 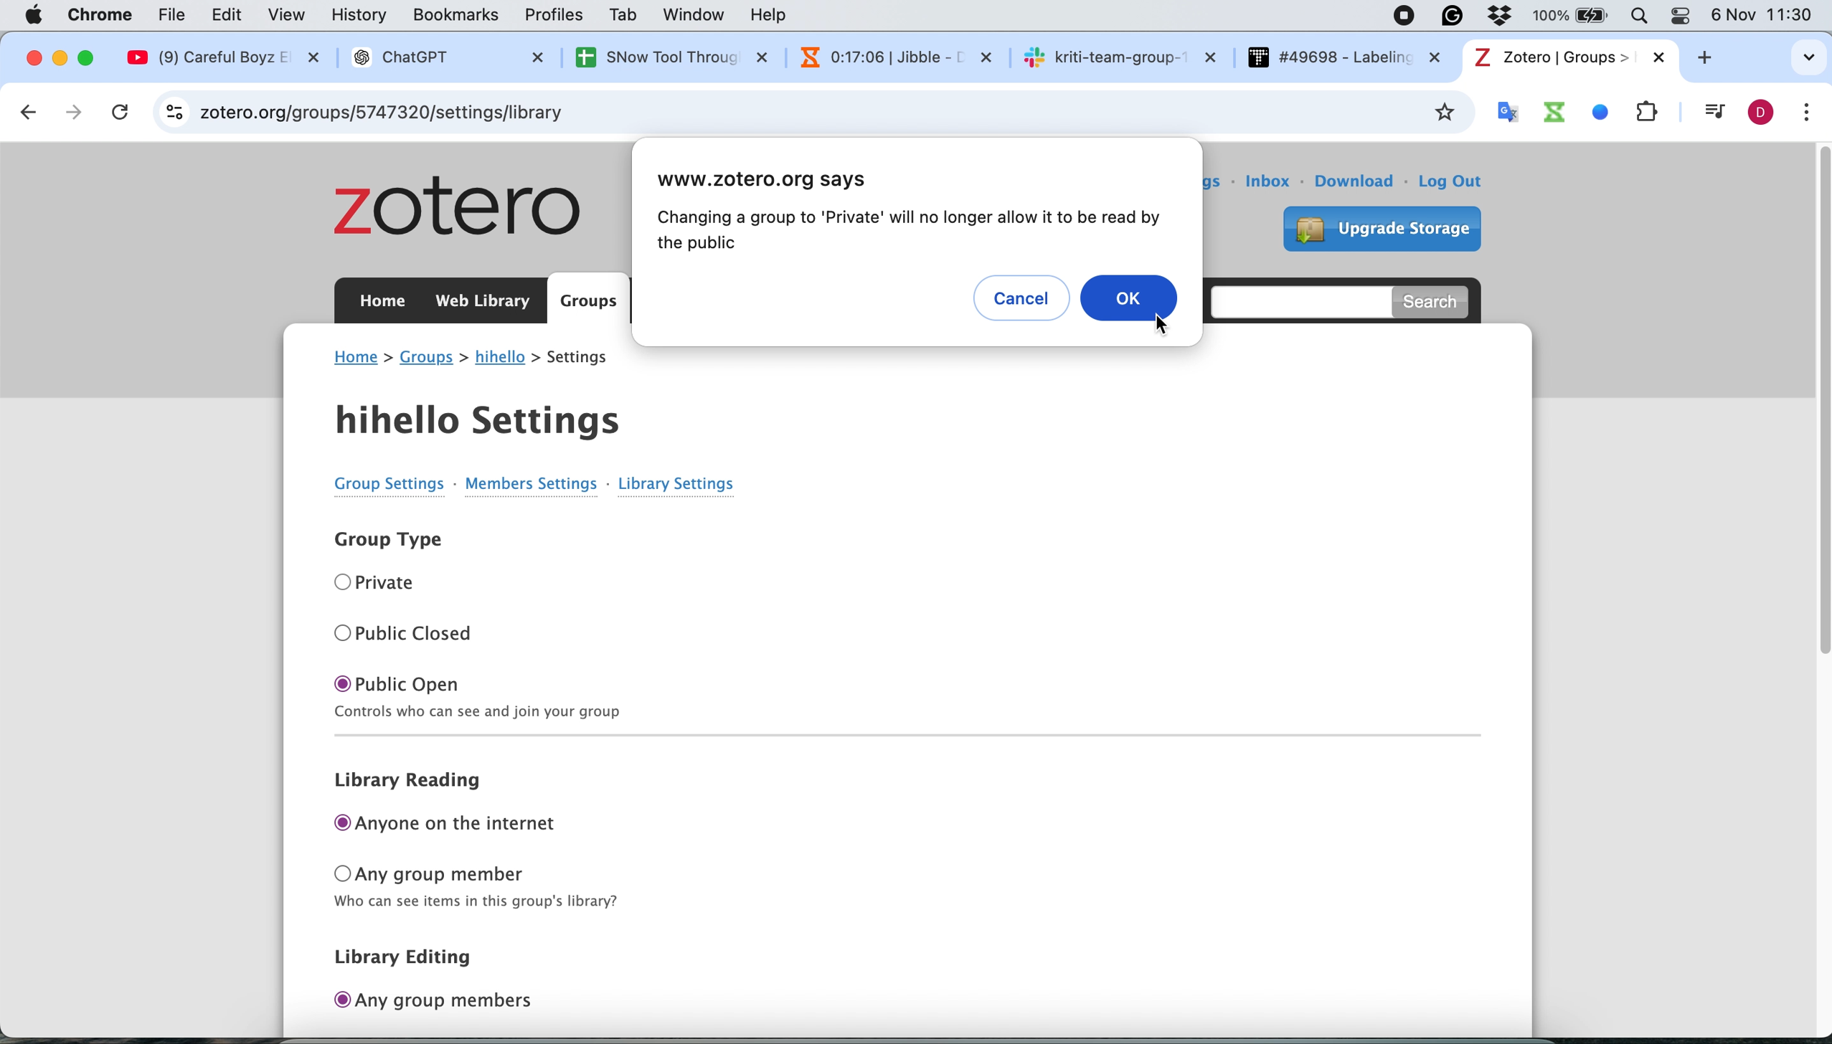 I want to click on Library Settings, so click(x=669, y=483).